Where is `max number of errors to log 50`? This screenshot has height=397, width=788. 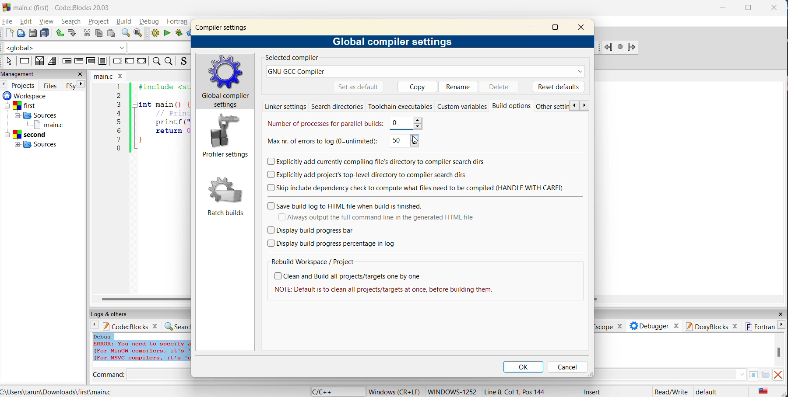
max number of errors to log 50 is located at coordinates (345, 141).